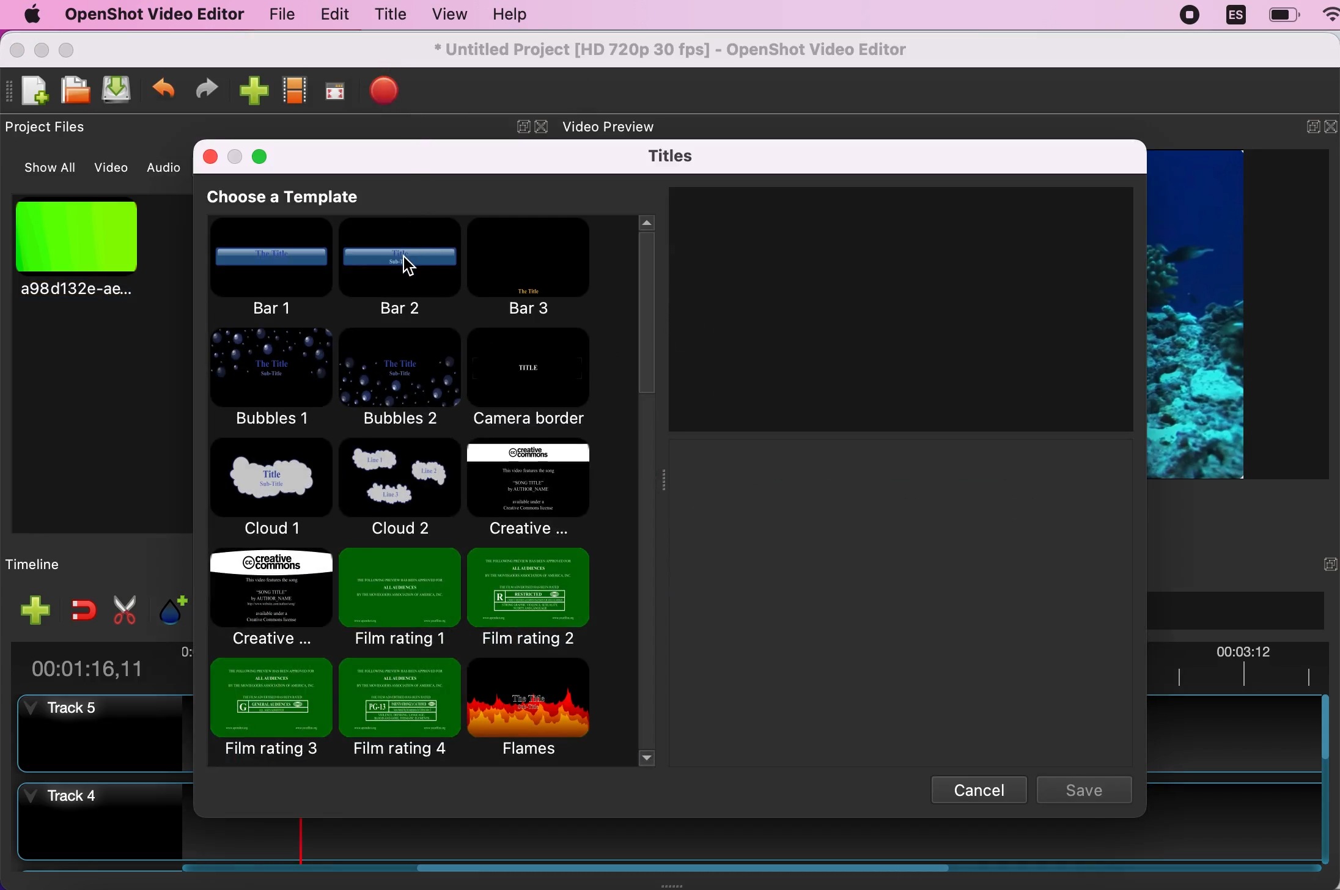  Describe the element at coordinates (399, 709) in the screenshot. I see `film rating 4` at that location.